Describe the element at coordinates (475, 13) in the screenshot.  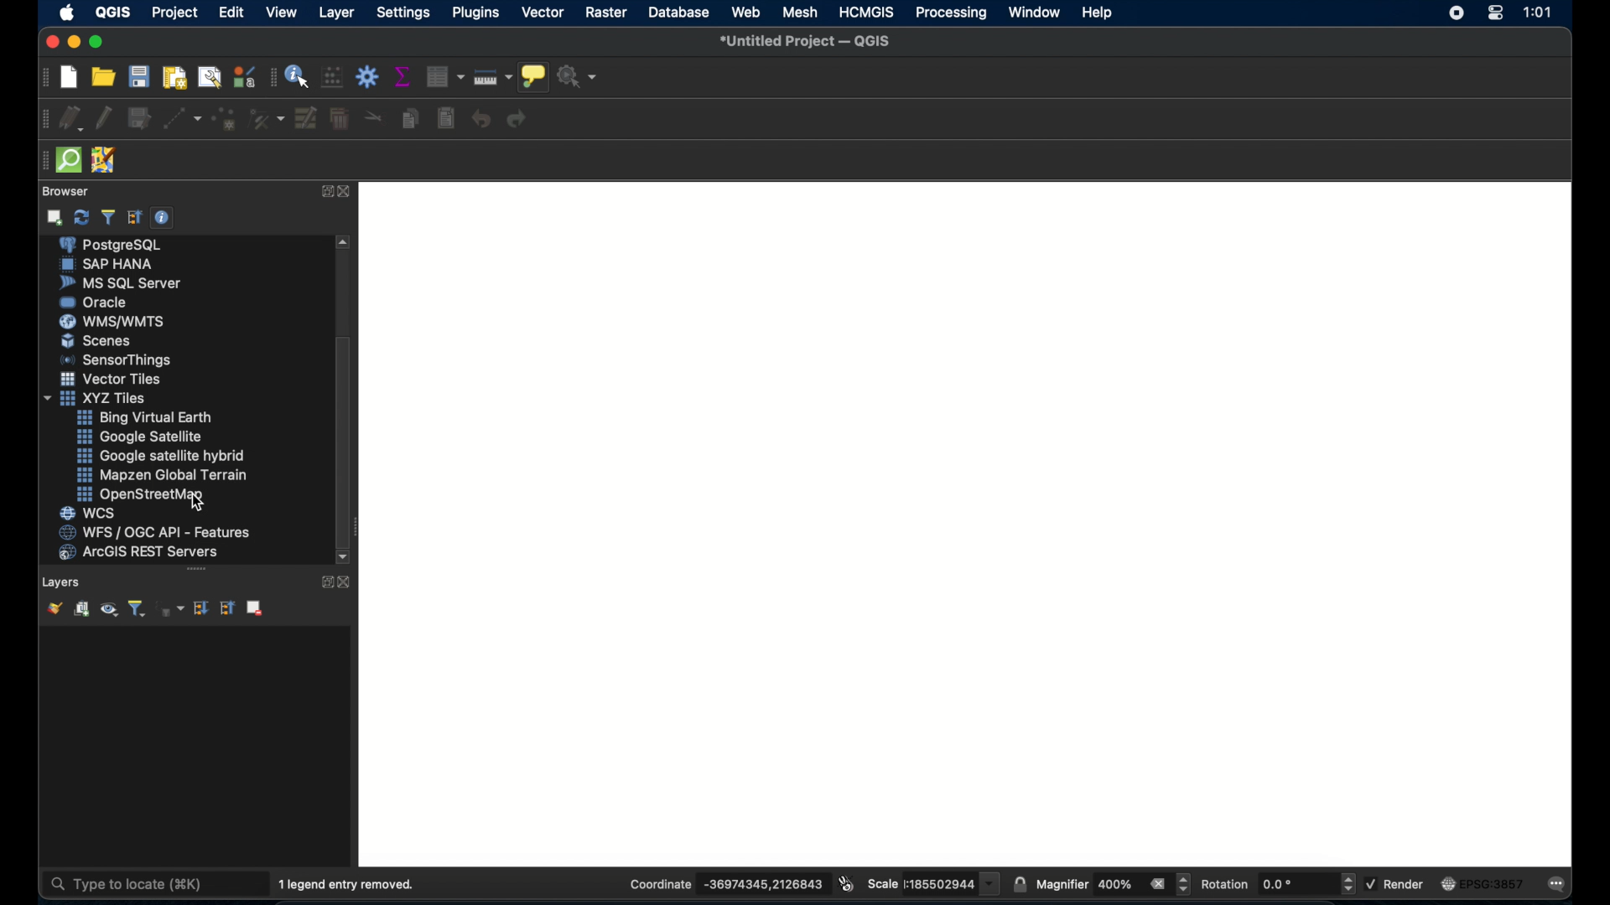
I see `plugins` at that location.